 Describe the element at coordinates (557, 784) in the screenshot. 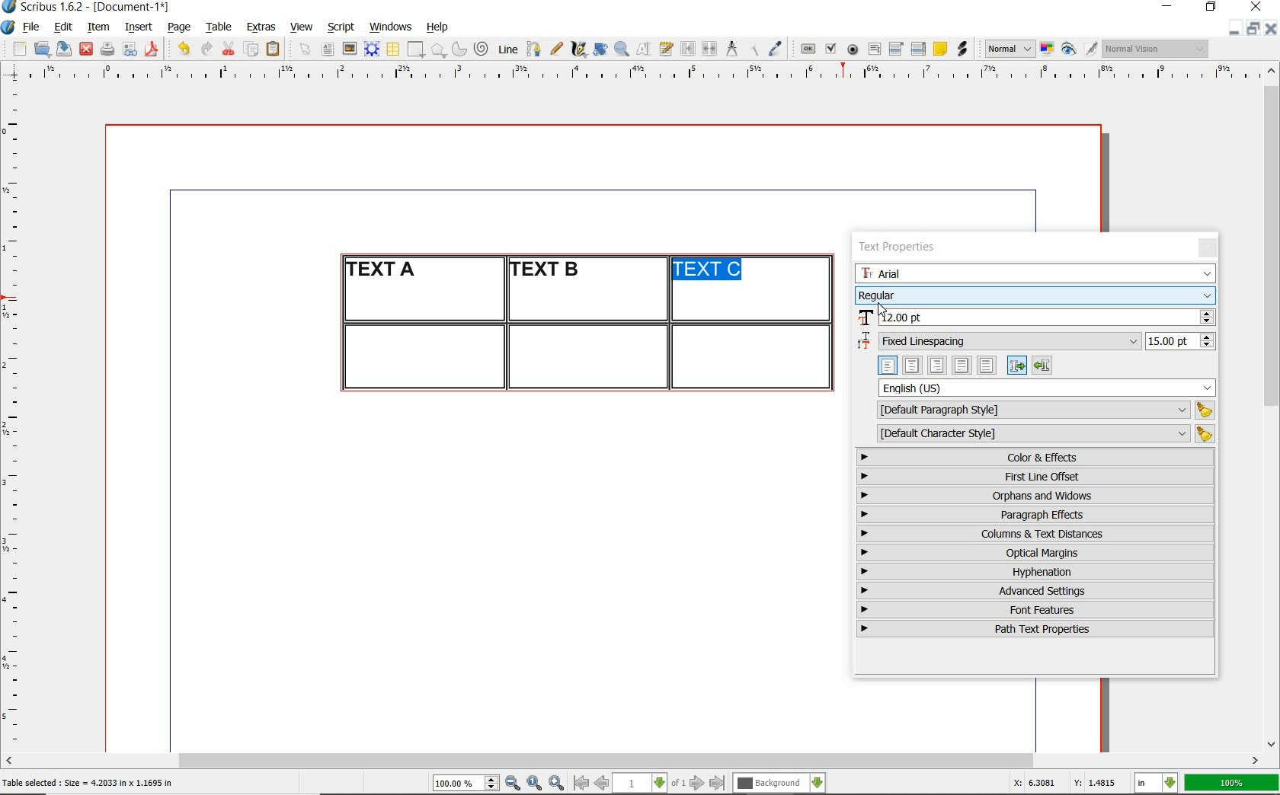

I see `zoom in` at that location.